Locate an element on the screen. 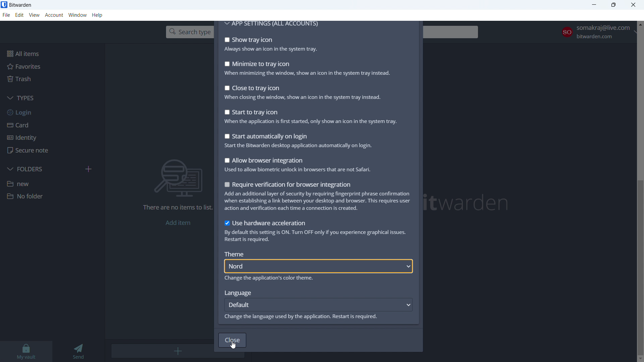 This screenshot has height=362, width=644. send is located at coordinates (77, 352).